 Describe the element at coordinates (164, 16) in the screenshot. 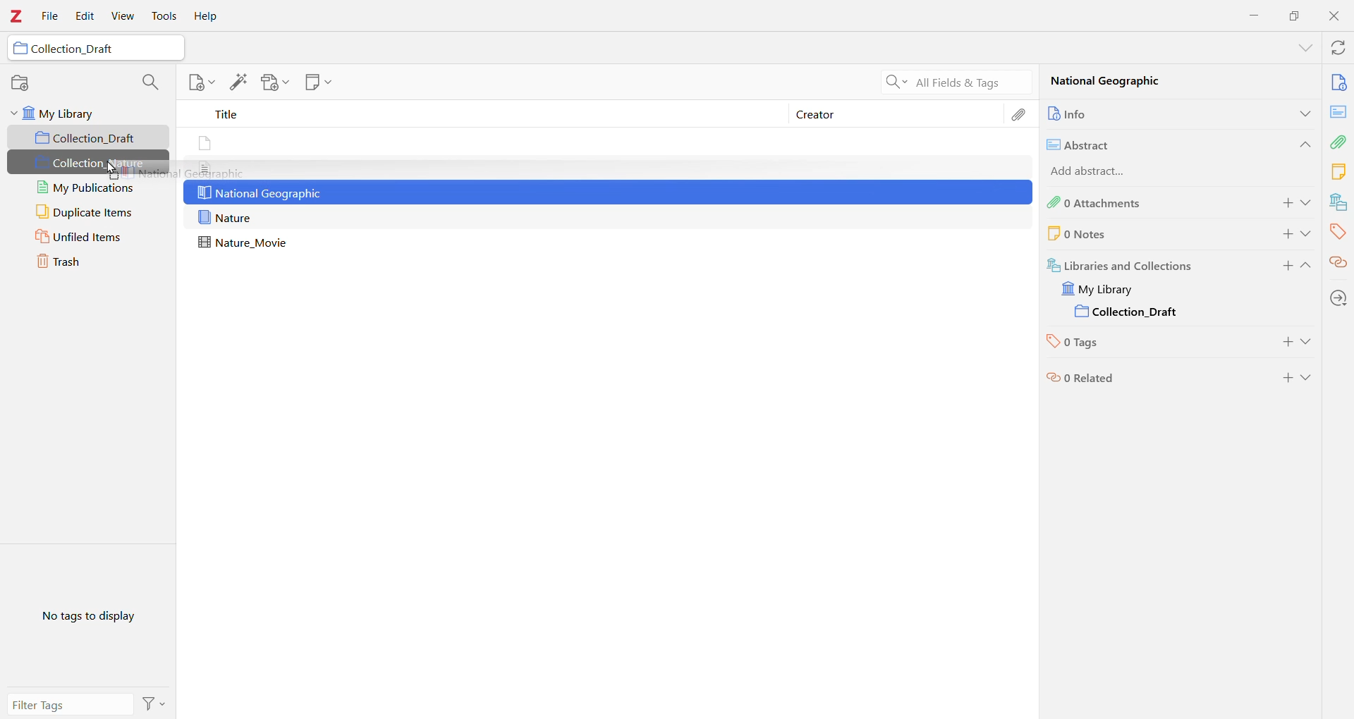

I see `Tools` at that location.